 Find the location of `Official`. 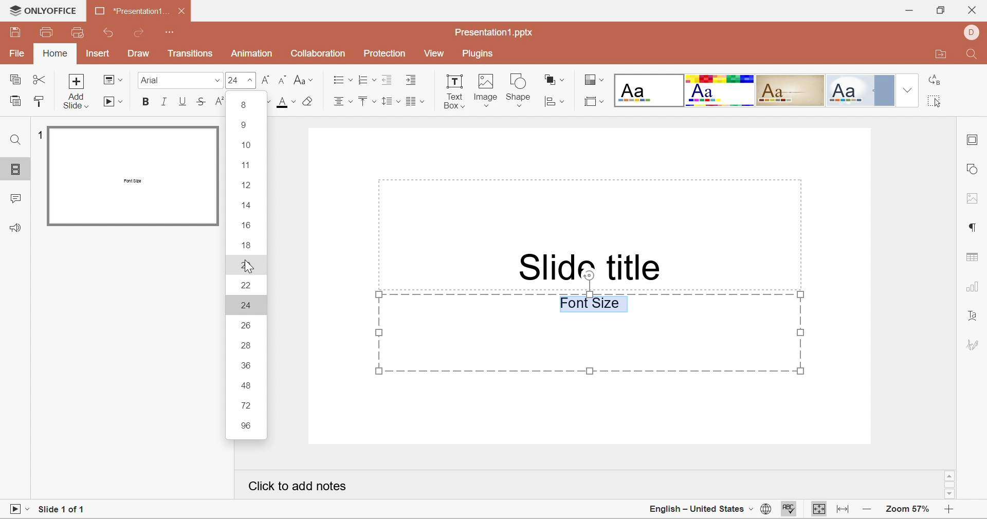

Official is located at coordinates (862, 90).